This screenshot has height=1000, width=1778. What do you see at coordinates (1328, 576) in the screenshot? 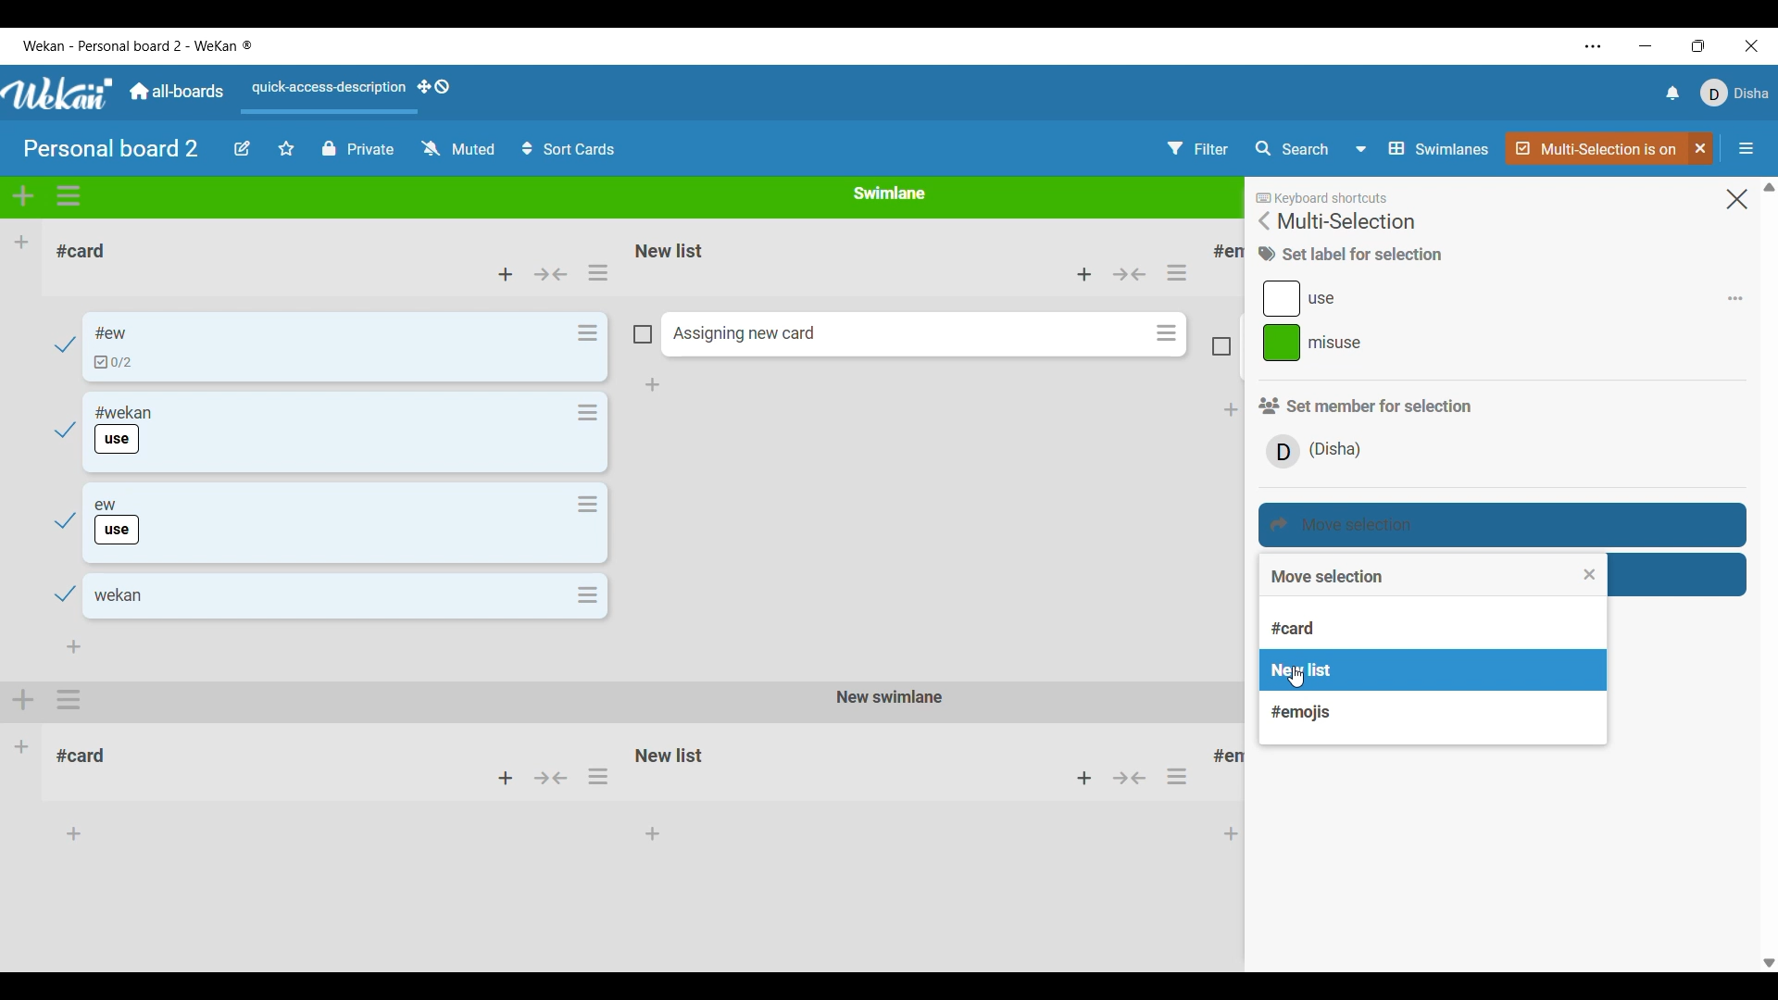
I see `Title of current list` at bounding box center [1328, 576].